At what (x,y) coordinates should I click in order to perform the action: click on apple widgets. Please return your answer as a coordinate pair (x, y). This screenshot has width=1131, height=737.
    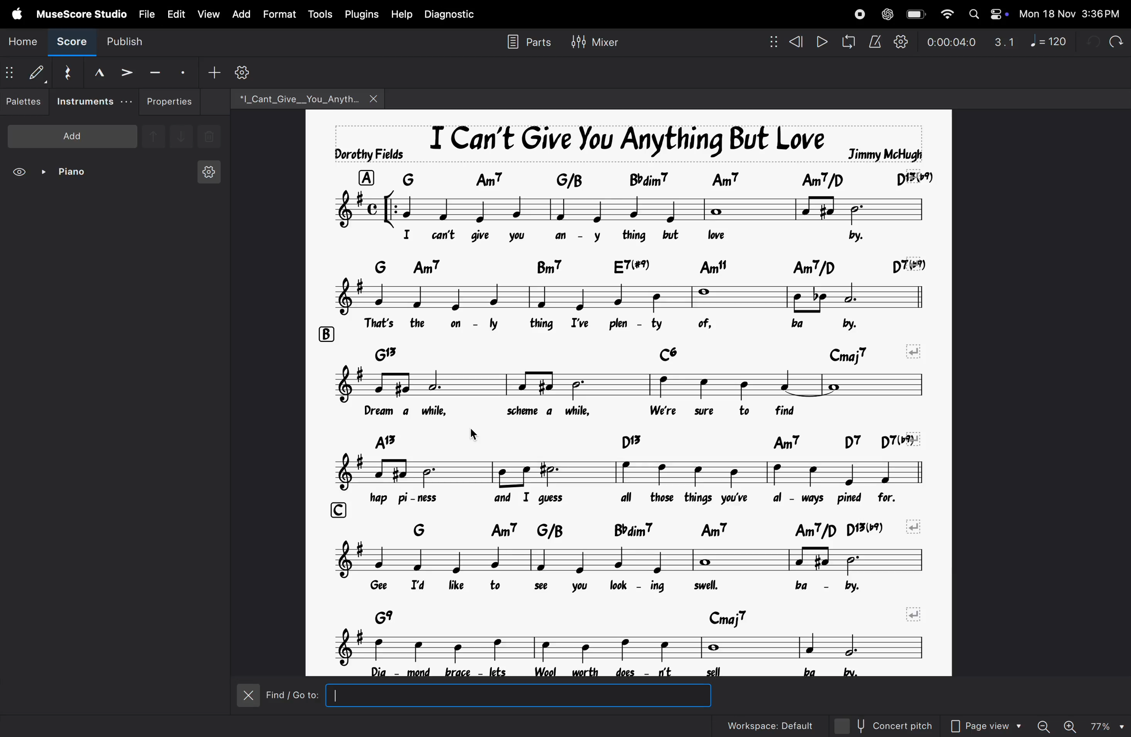
    Looking at the image, I should click on (986, 14).